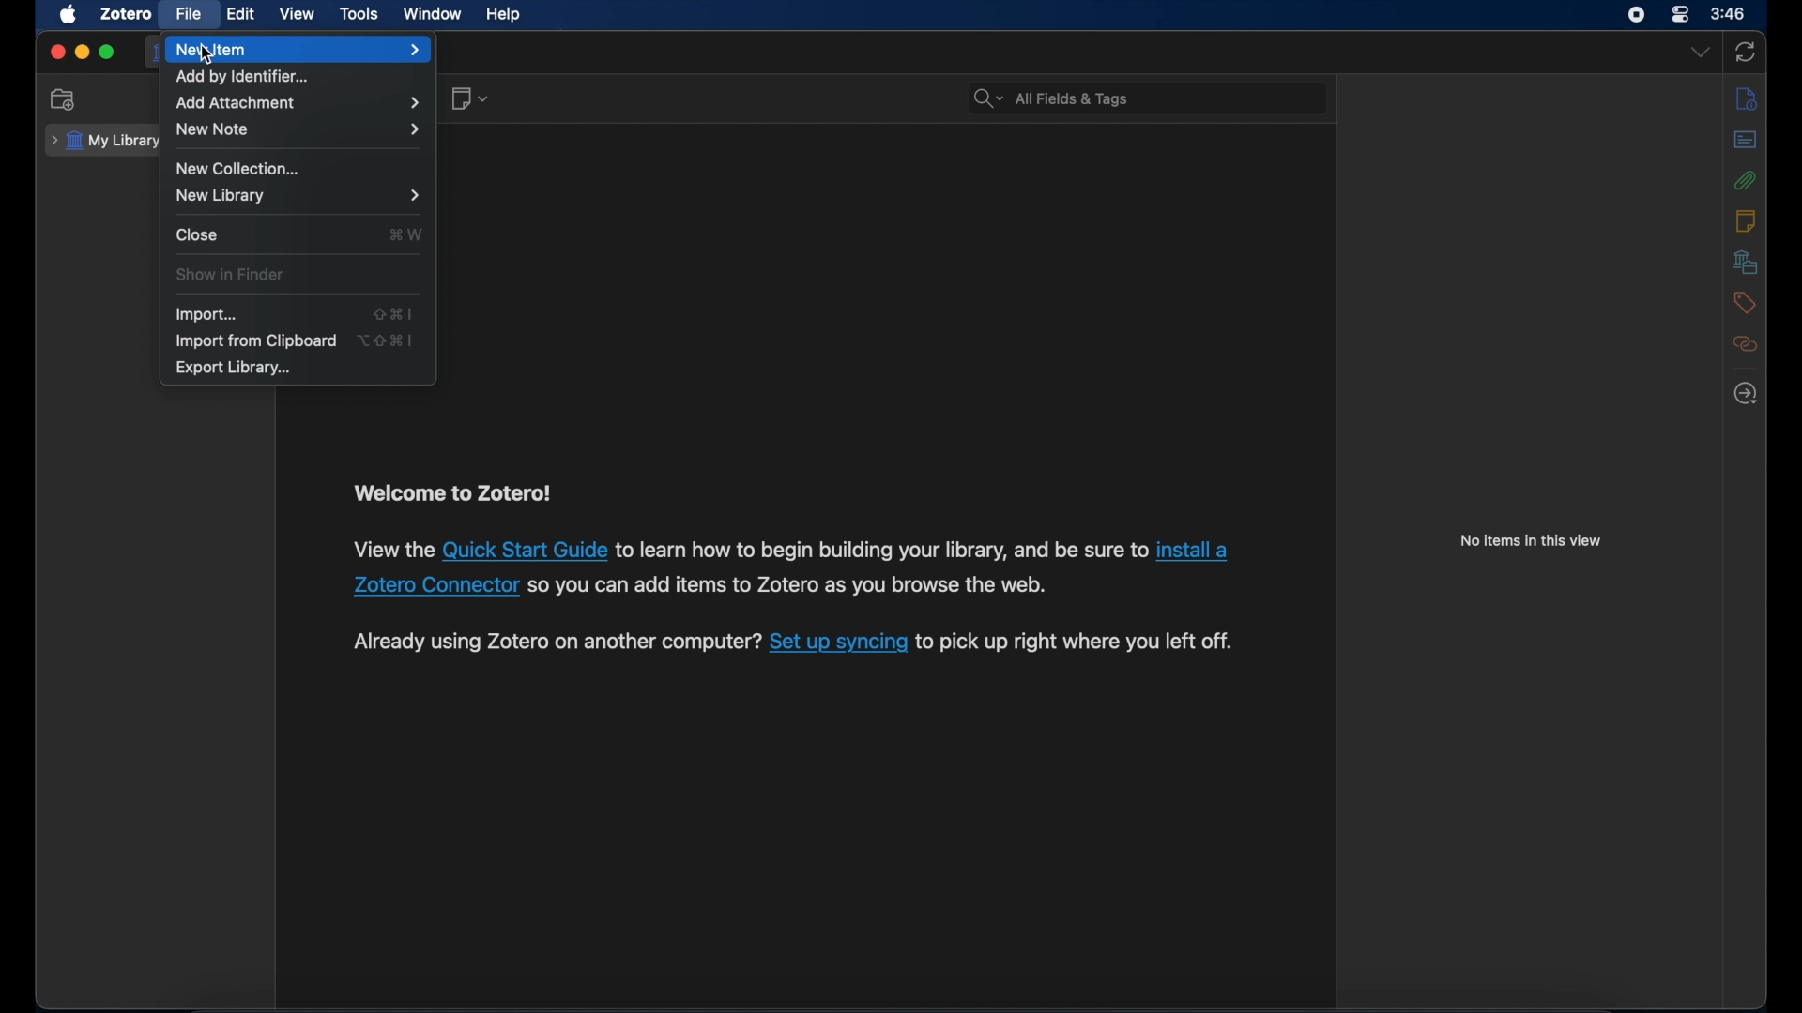  What do you see at coordinates (300, 103) in the screenshot?
I see `add attachment` at bounding box center [300, 103].